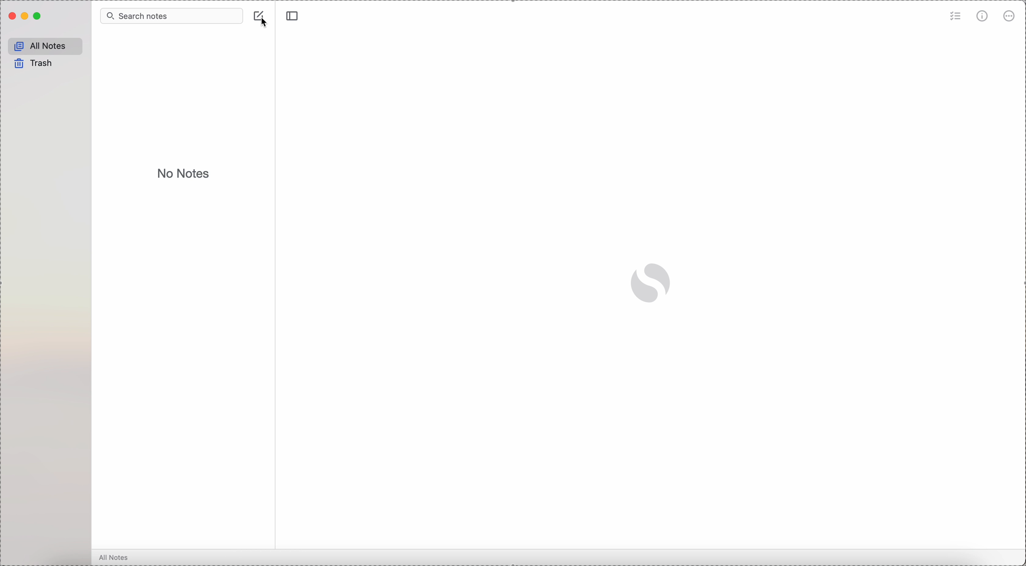  Describe the element at coordinates (292, 16) in the screenshot. I see `toggle sidebar` at that location.